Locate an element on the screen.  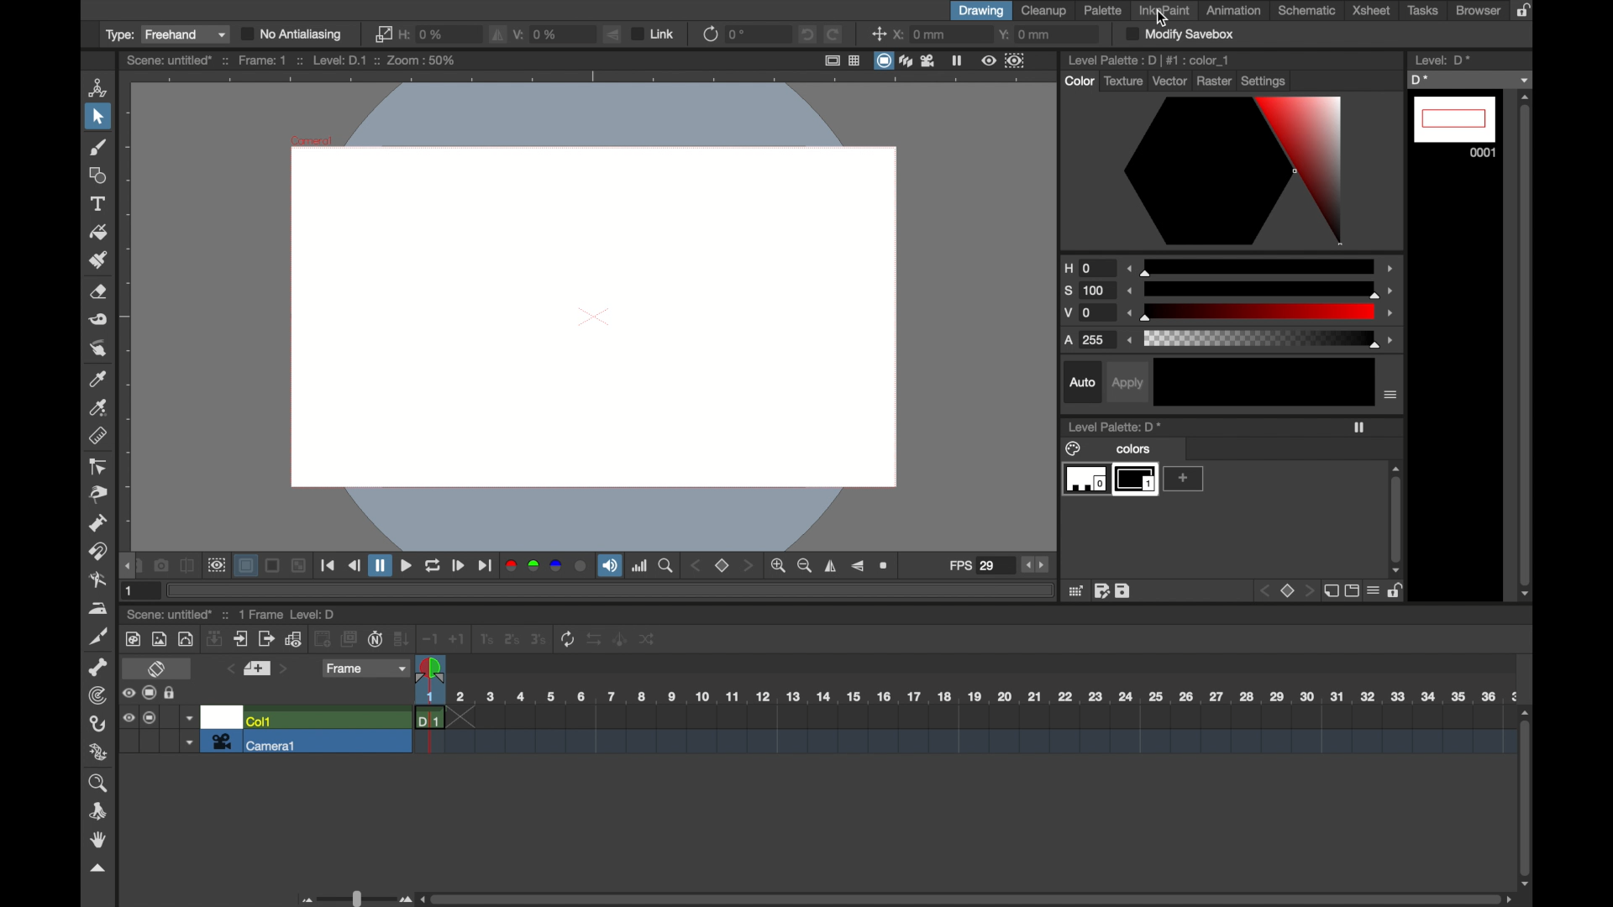
xsheet is located at coordinates (1372, 10).